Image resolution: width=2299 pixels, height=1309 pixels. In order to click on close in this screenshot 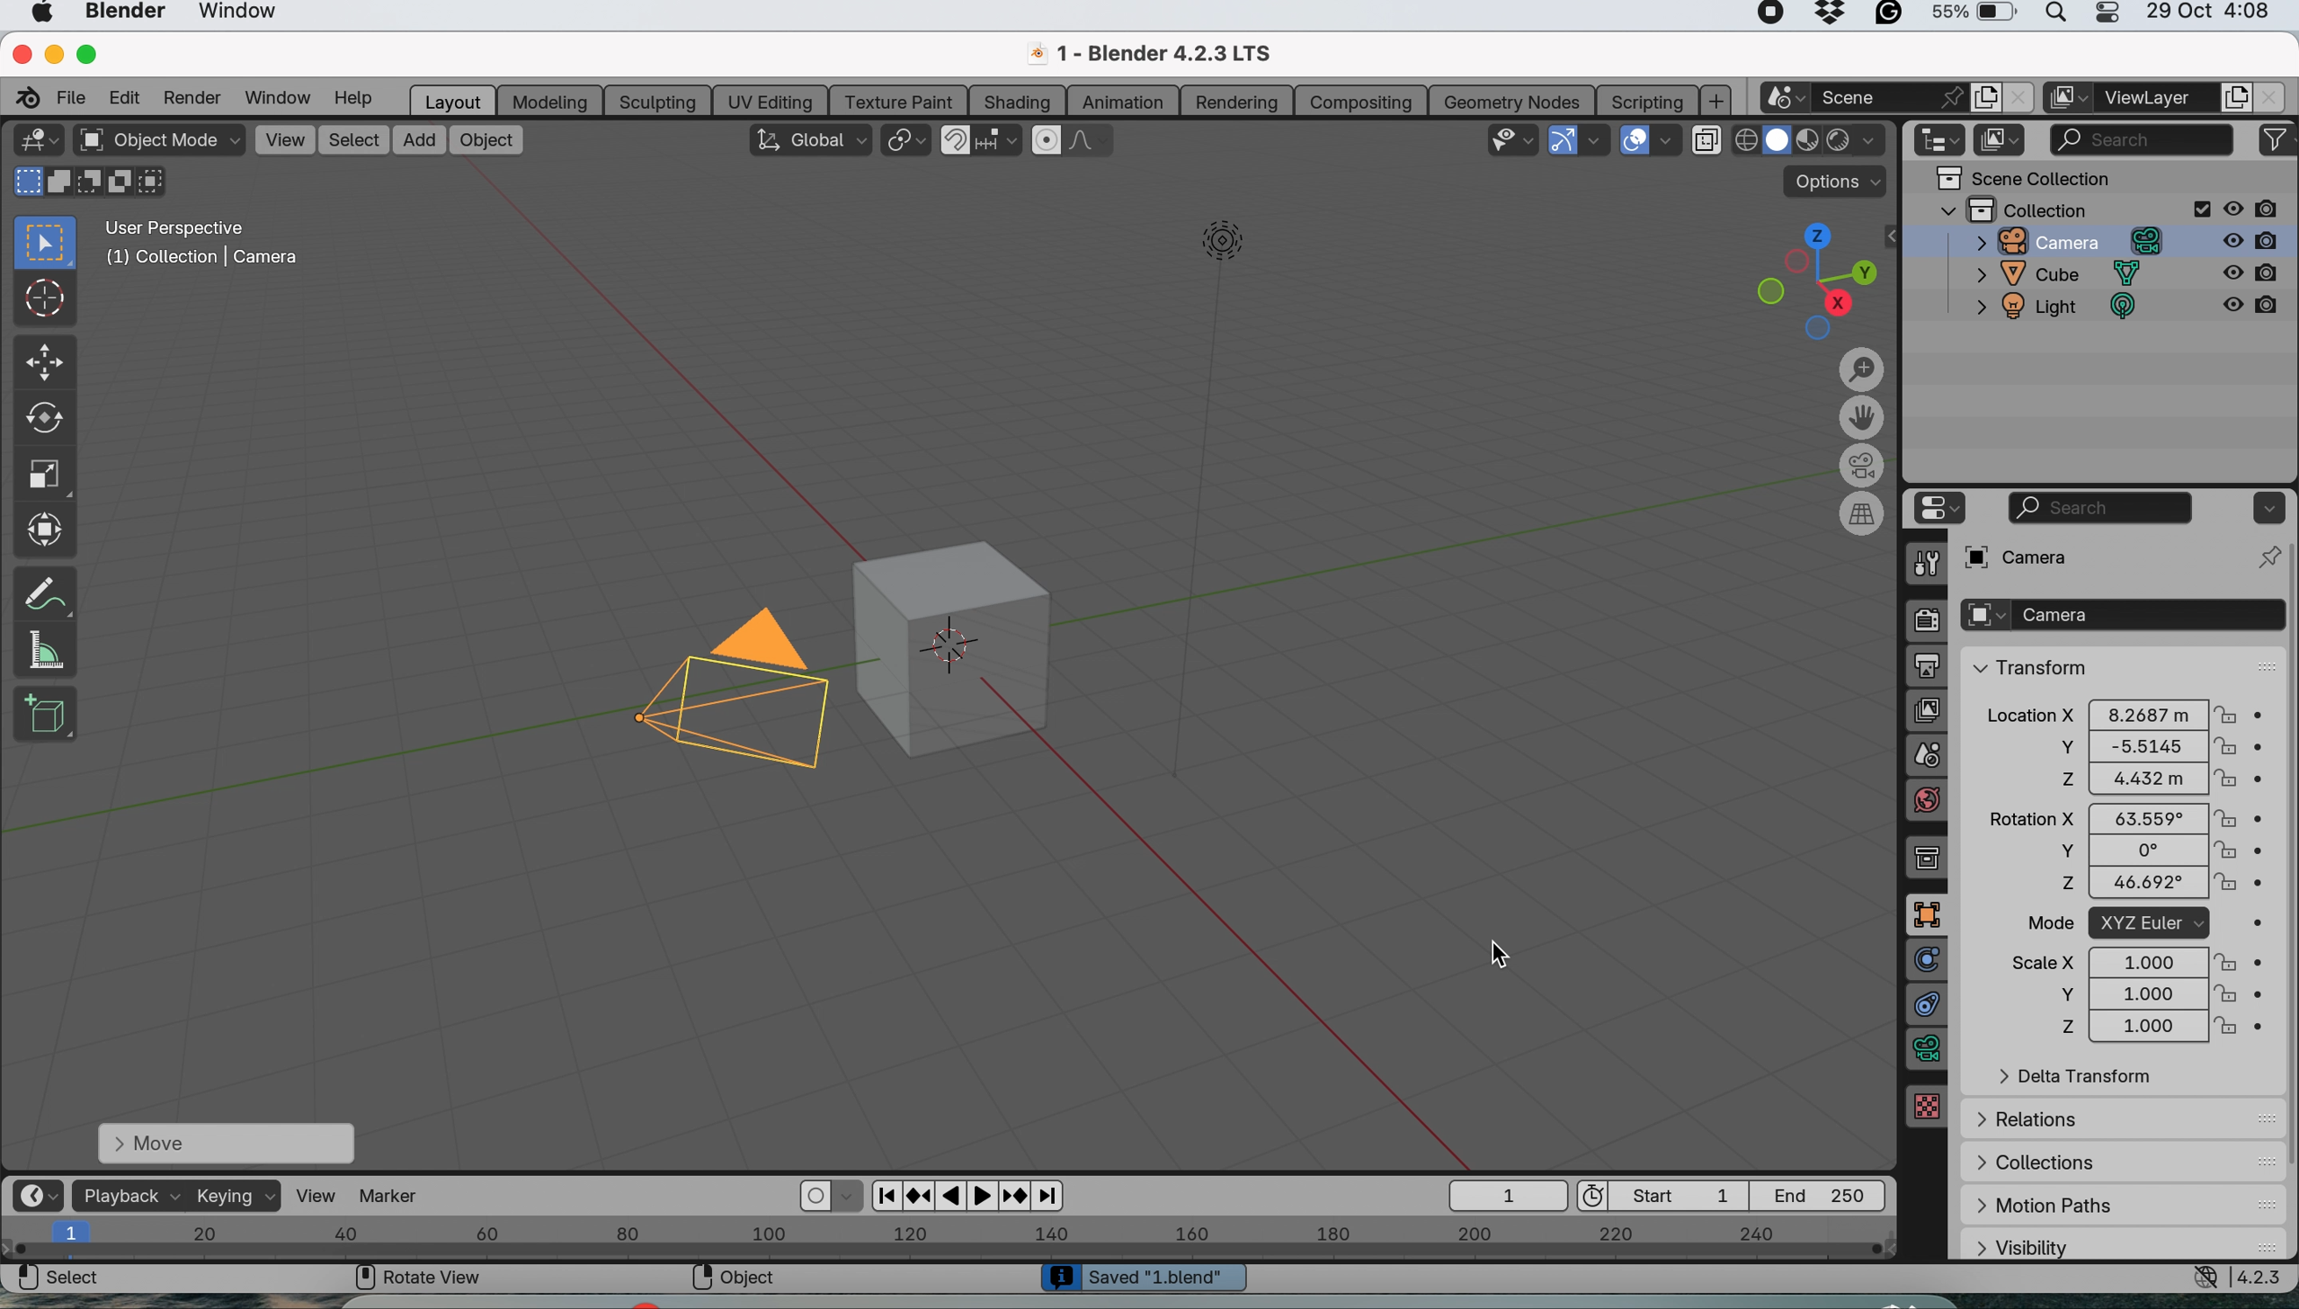, I will do `click(21, 52)`.